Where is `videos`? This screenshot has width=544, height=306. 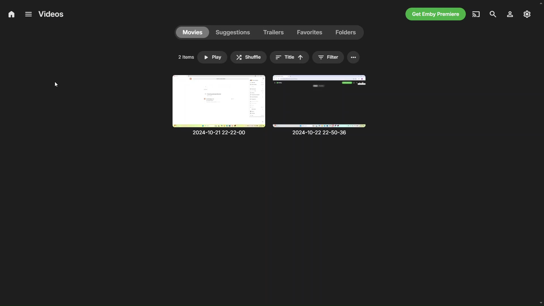
videos is located at coordinates (52, 14).